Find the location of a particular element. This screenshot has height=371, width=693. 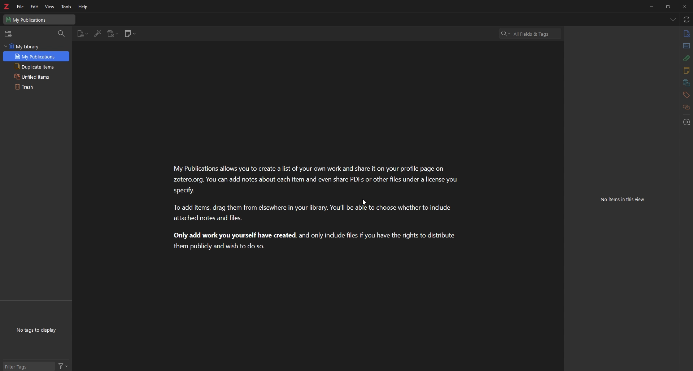

My Publications is located at coordinates (35, 67).